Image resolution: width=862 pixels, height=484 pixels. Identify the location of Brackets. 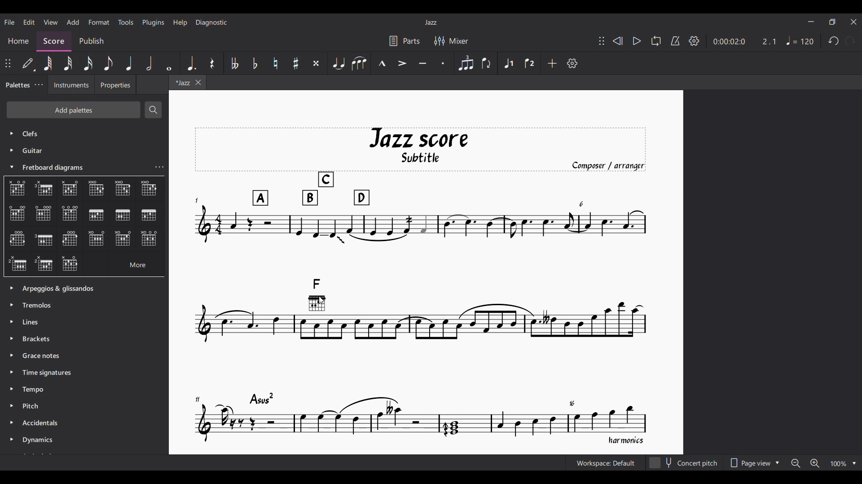
(40, 341).